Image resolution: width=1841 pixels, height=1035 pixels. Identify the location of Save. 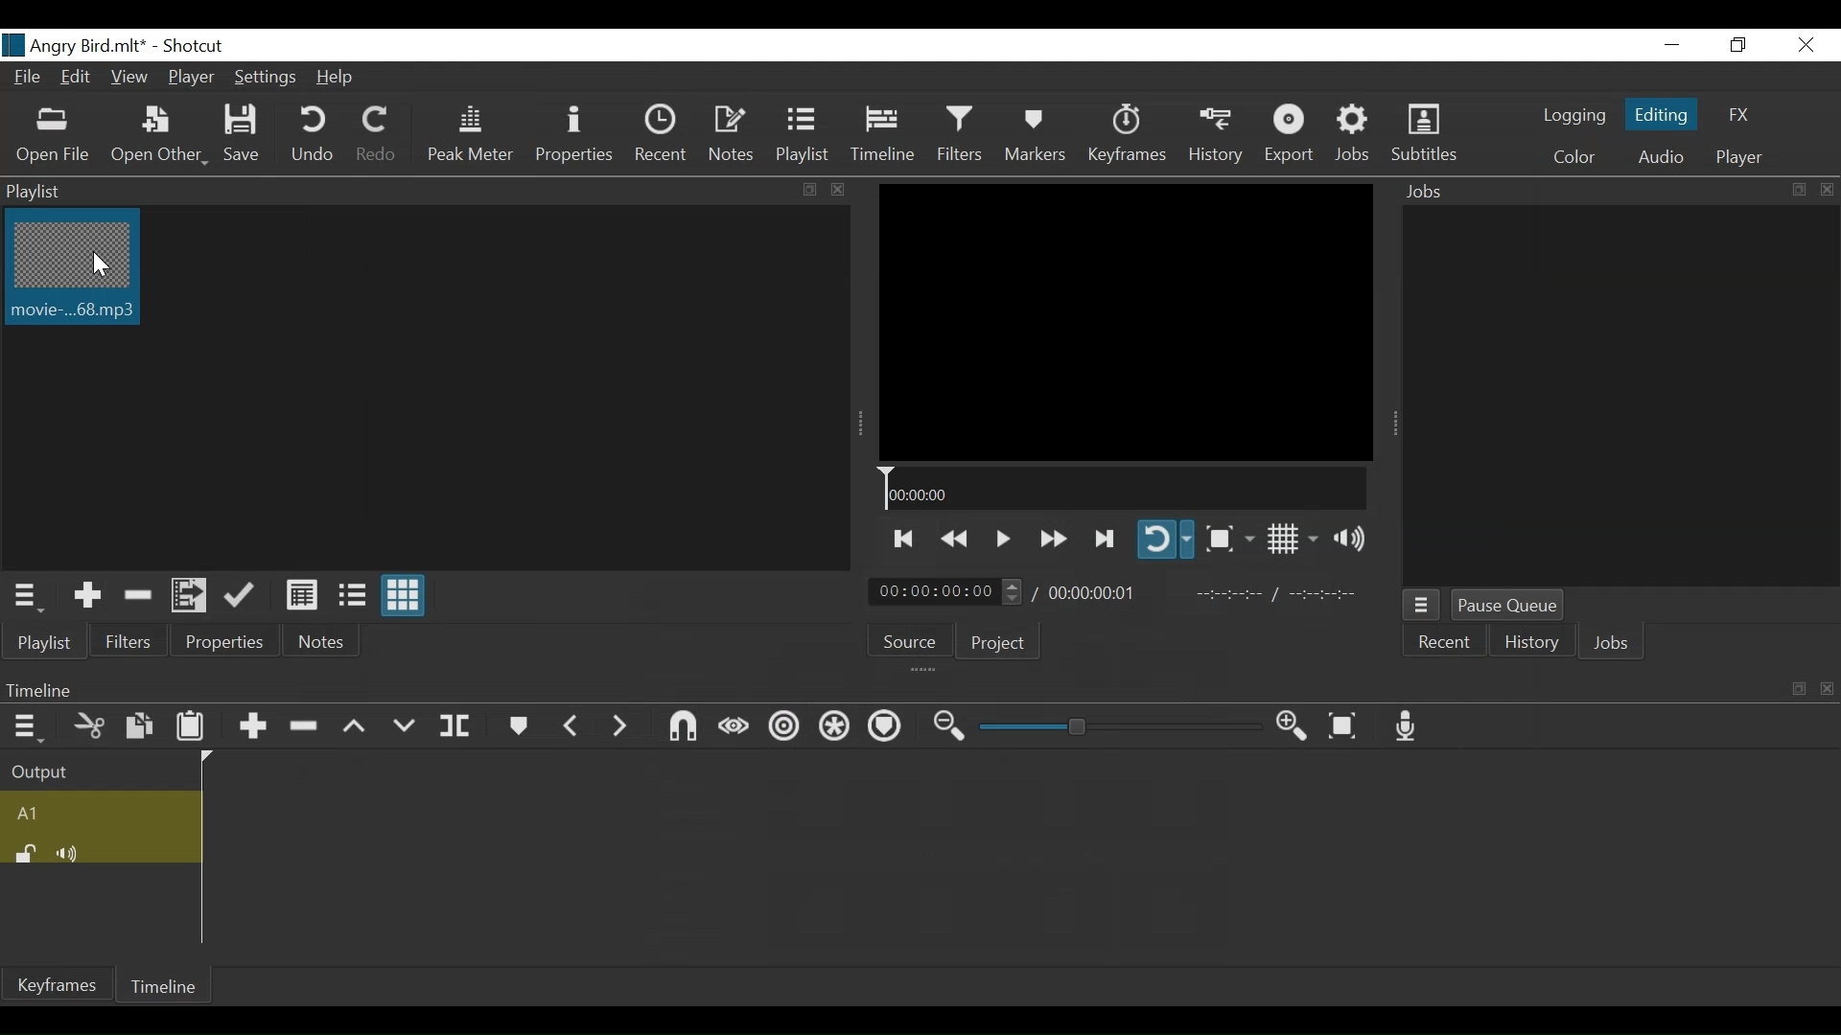
(245, 136).